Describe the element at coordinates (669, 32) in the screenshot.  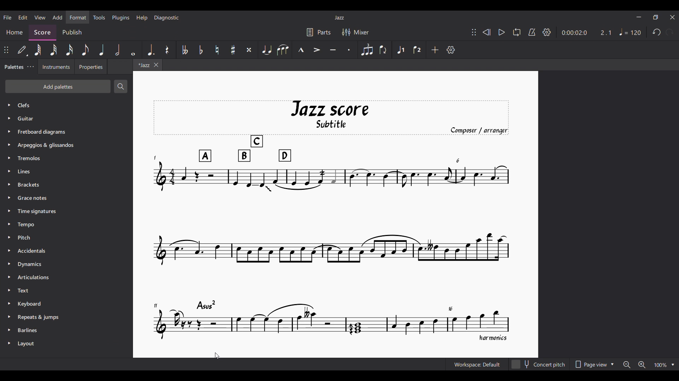
I see `Redo` at that location.